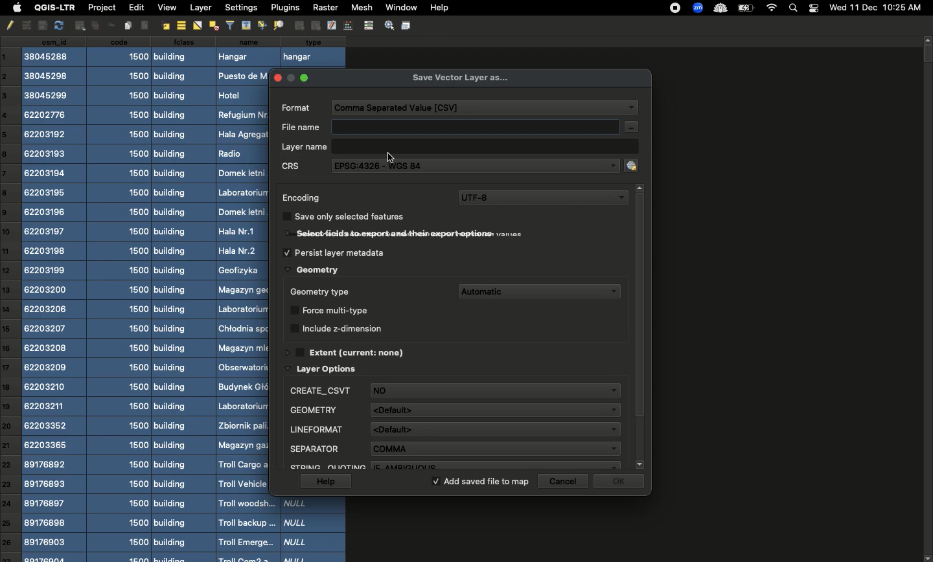 Image resolution: width=933 pixels, height=562 pixels. What do you see at coordinates (454, 464) in the screenshot?
I see `Spatial index` at bounding box center [454, 464].